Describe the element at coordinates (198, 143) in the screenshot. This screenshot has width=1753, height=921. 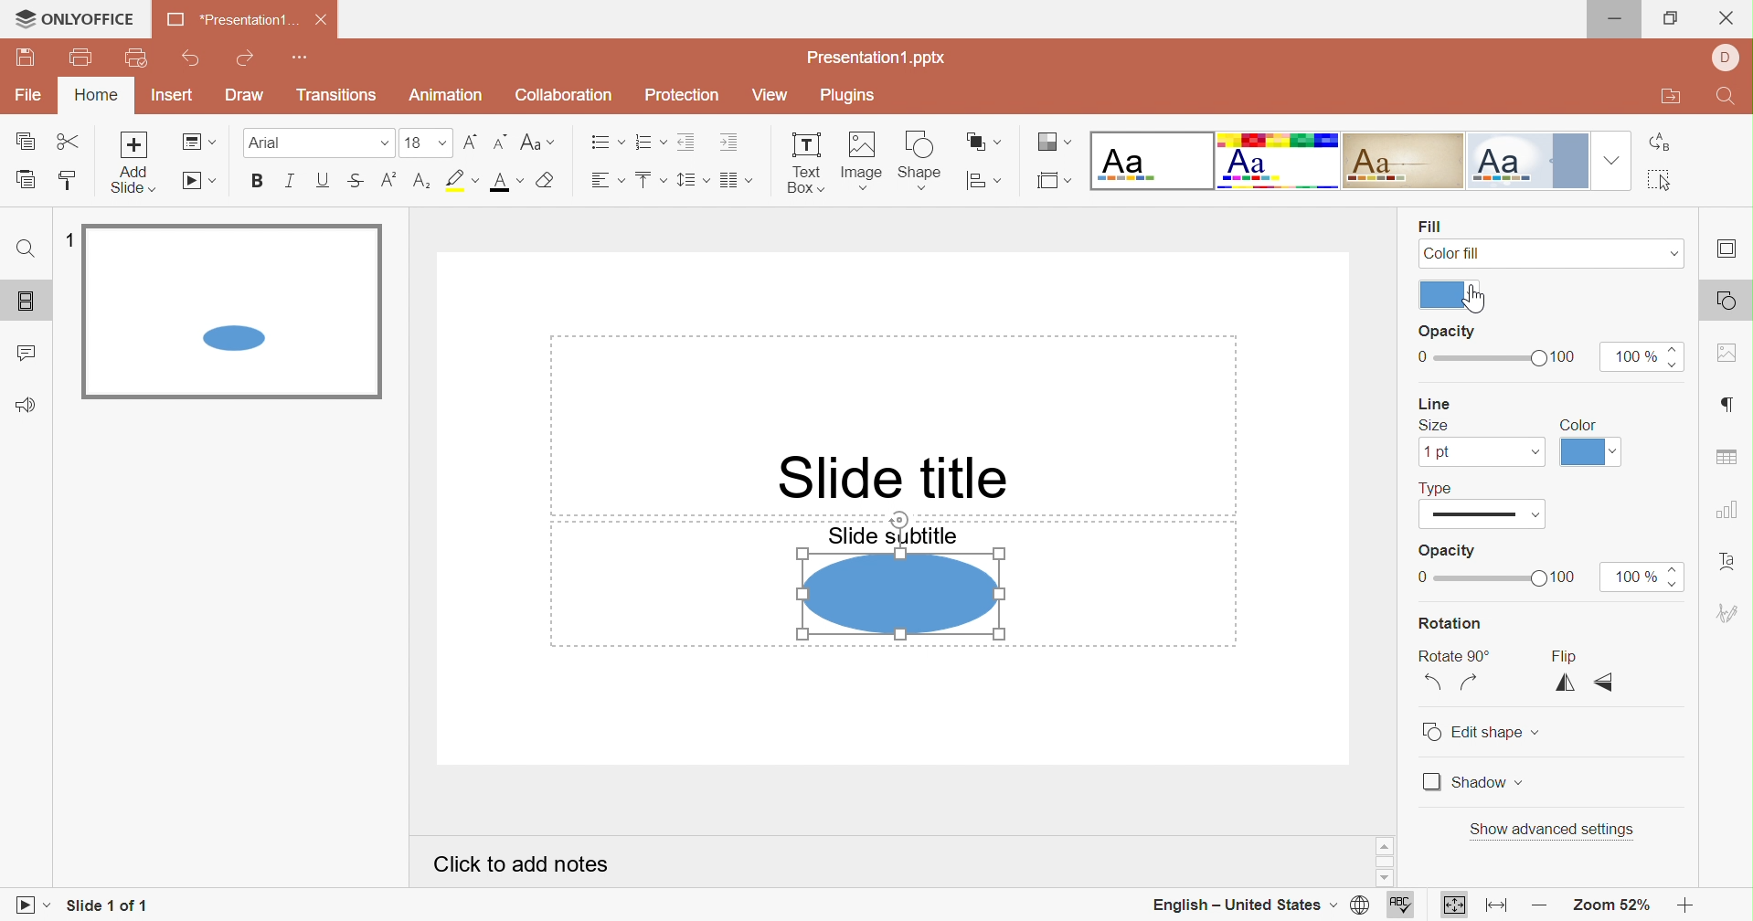
I see `Change slide layout` at that location.